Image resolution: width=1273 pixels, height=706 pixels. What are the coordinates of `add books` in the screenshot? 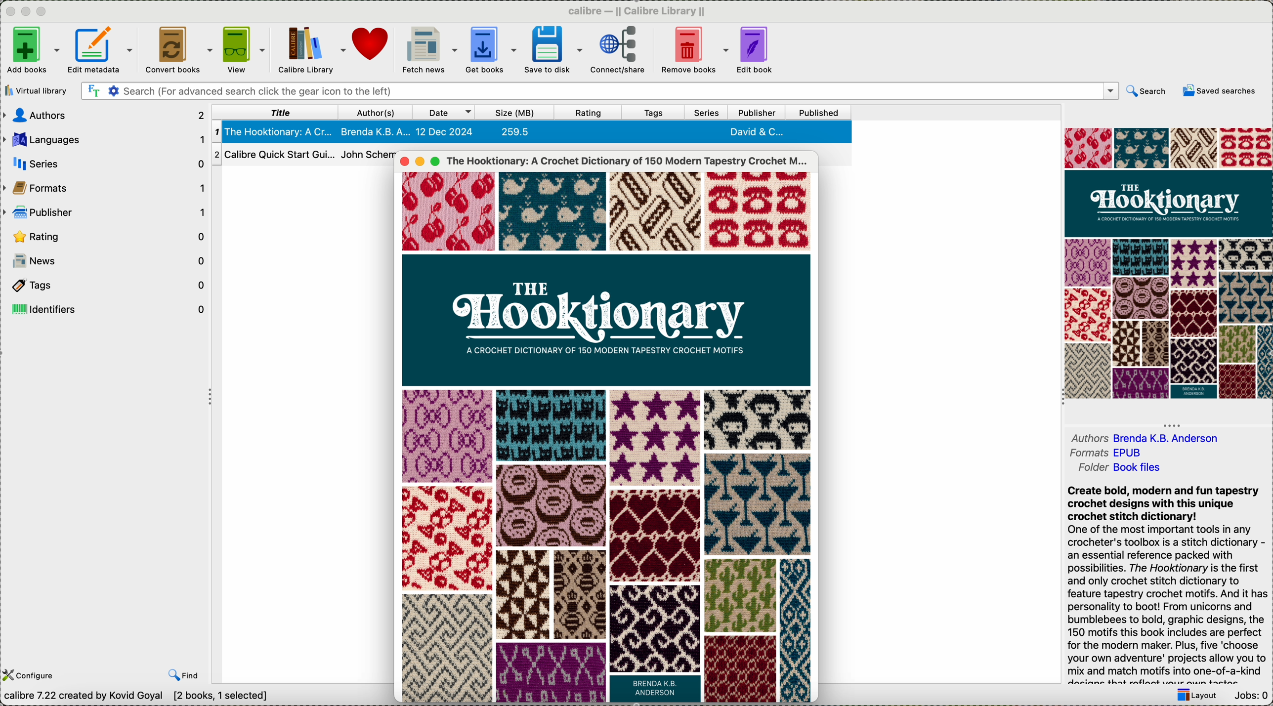 It's located at (33, 50).